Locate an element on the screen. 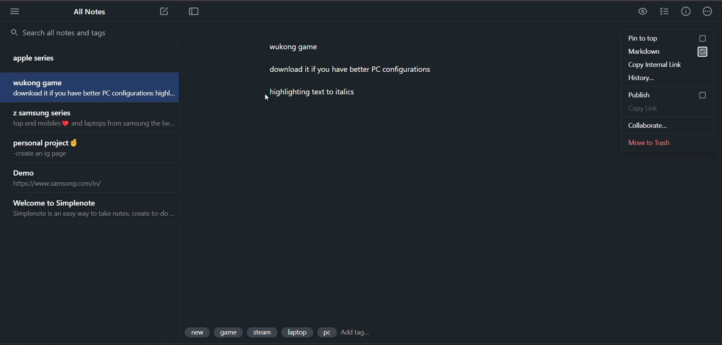 Image resolution: width=722 pixels, height=345 pixels. add tag is located at coordinates (355, 334).